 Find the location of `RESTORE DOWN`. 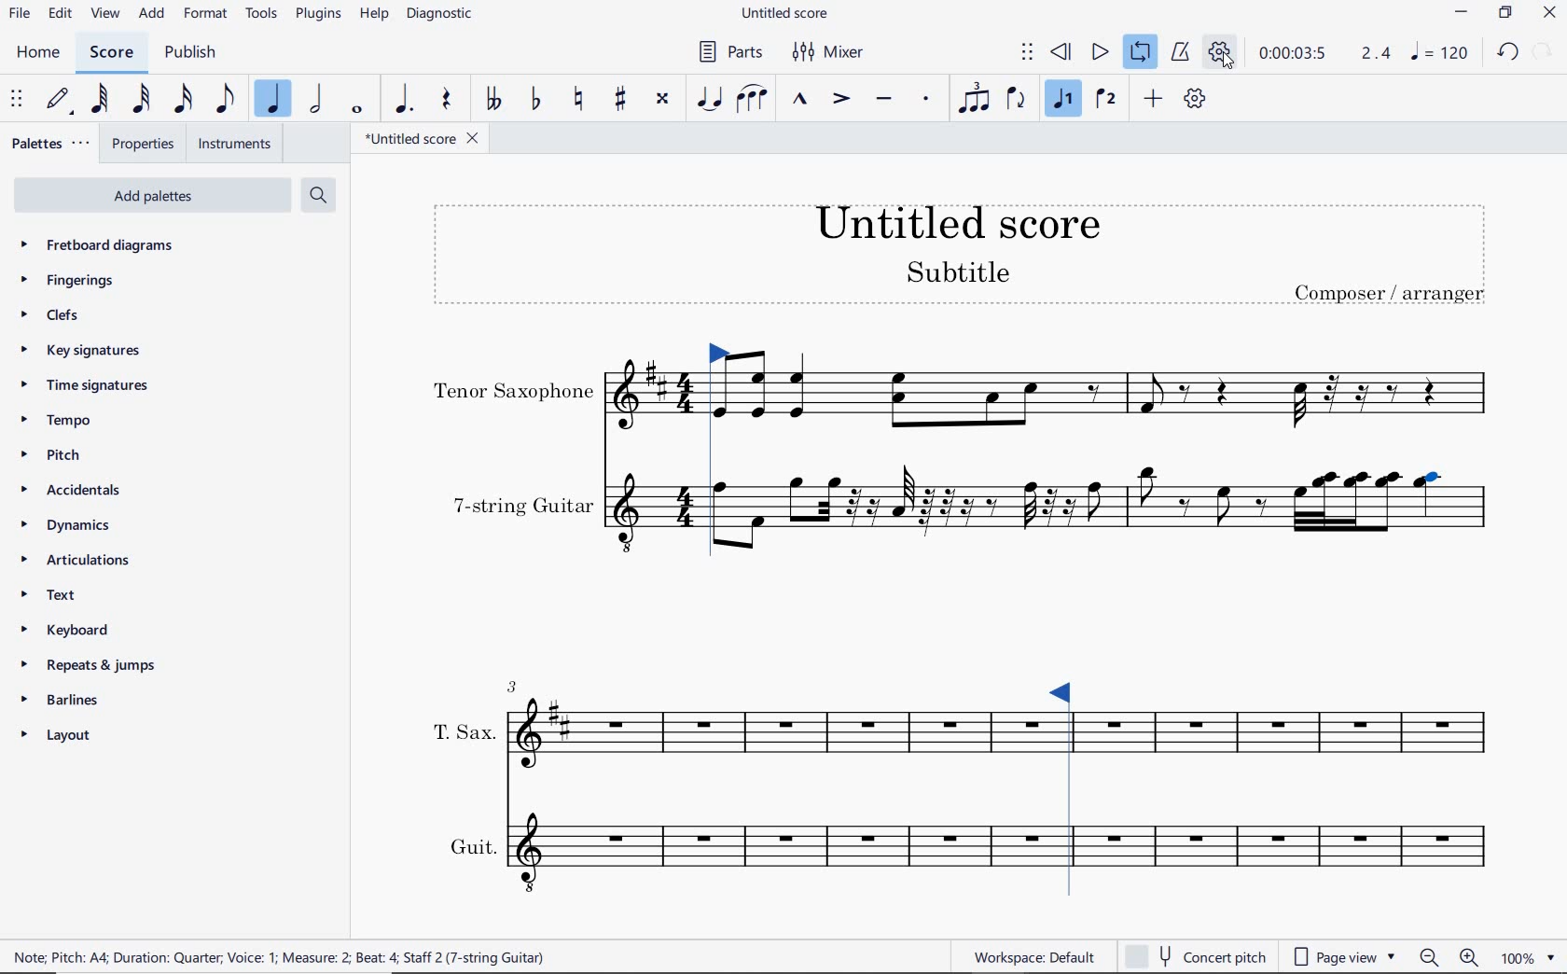

RESTORE DOWN is located at coordinates (1508, 14).